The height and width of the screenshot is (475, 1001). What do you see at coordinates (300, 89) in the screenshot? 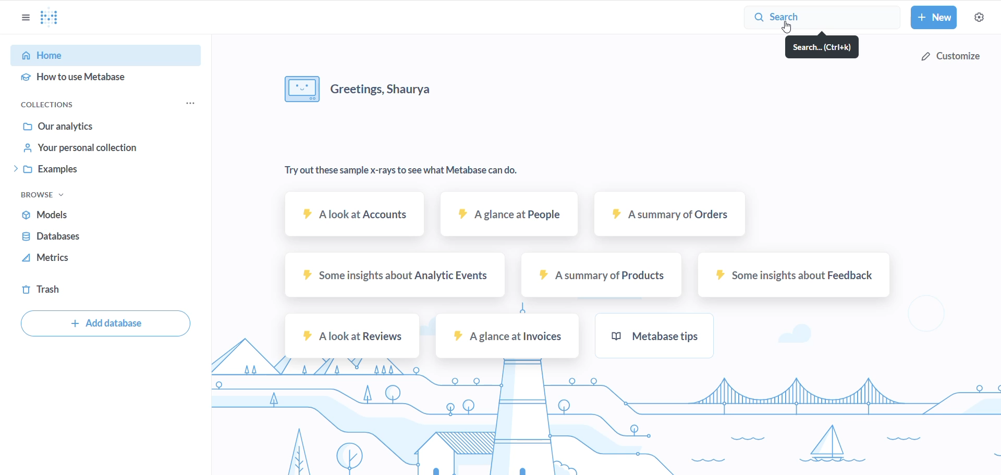
I see `image` at bounding box center [300, 89].